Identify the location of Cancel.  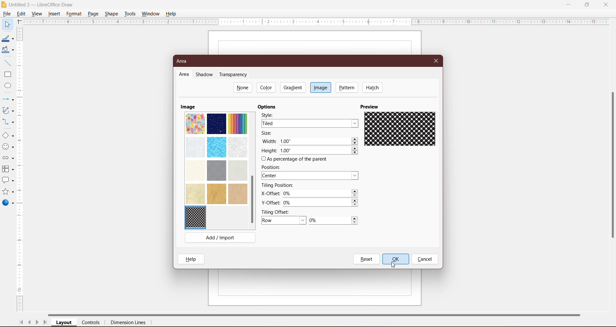
(425, 259).